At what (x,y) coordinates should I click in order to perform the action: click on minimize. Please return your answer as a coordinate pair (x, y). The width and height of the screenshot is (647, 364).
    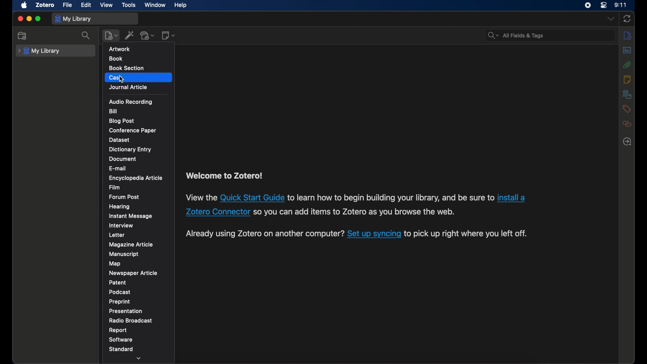
    Looking at the image, I should click on (29, 19).